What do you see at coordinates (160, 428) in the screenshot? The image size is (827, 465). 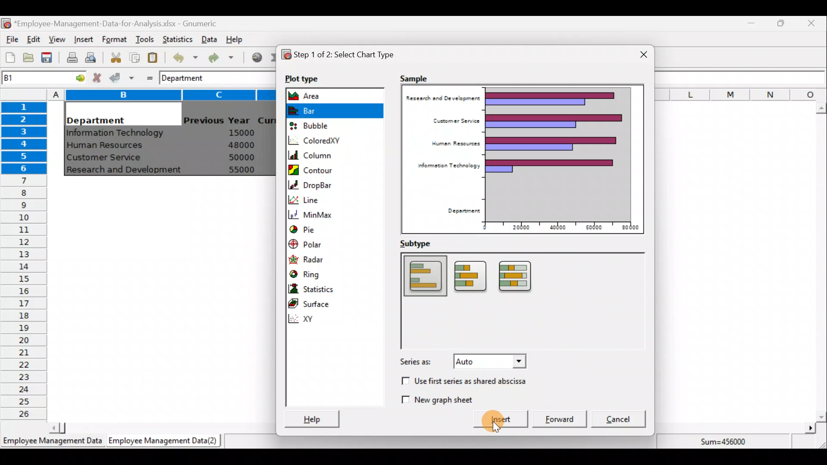 I see `Scroll bar` at bounding box center [160, 428].